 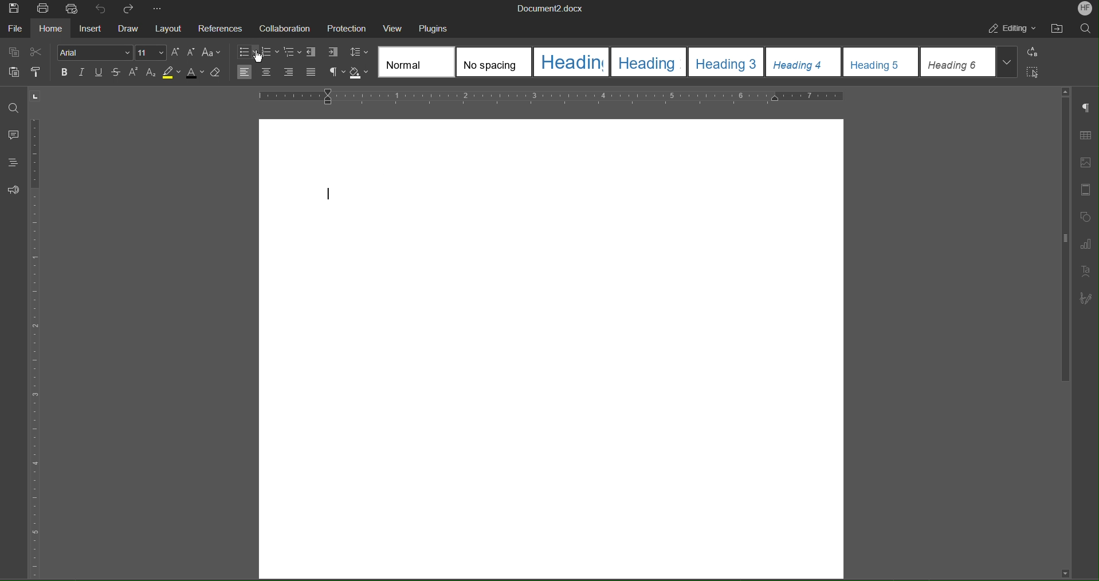 What do you see at coordinates (41, 338) in the screenshot?
I see `Vertical Ruler` at bounding box center [41, 338].